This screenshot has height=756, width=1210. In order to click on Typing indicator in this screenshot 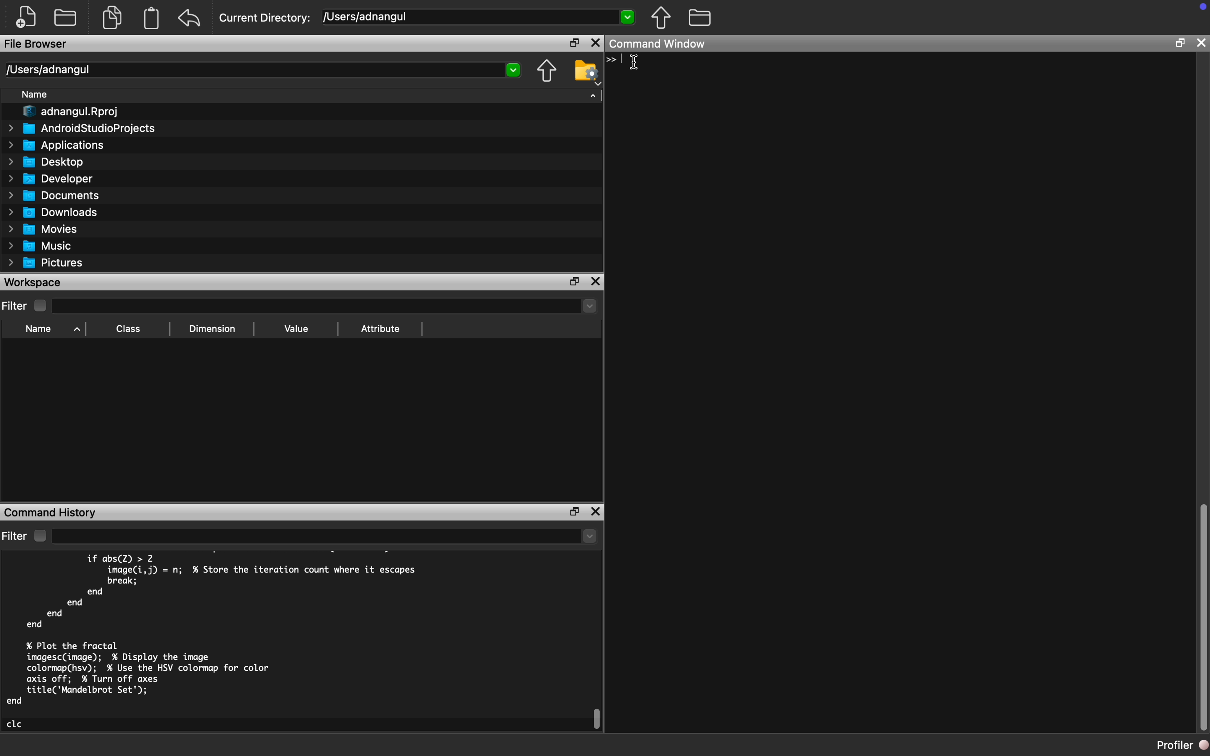, I will do `click(617, 60)`.